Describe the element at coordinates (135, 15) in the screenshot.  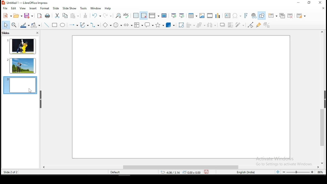
I see `display grid` at that location.